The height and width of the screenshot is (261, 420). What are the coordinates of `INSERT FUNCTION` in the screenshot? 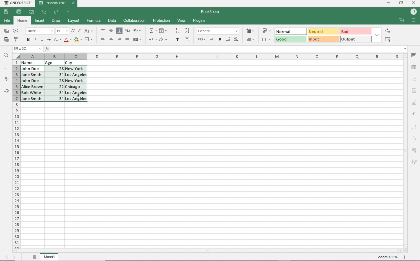 It's located at (153, 30).